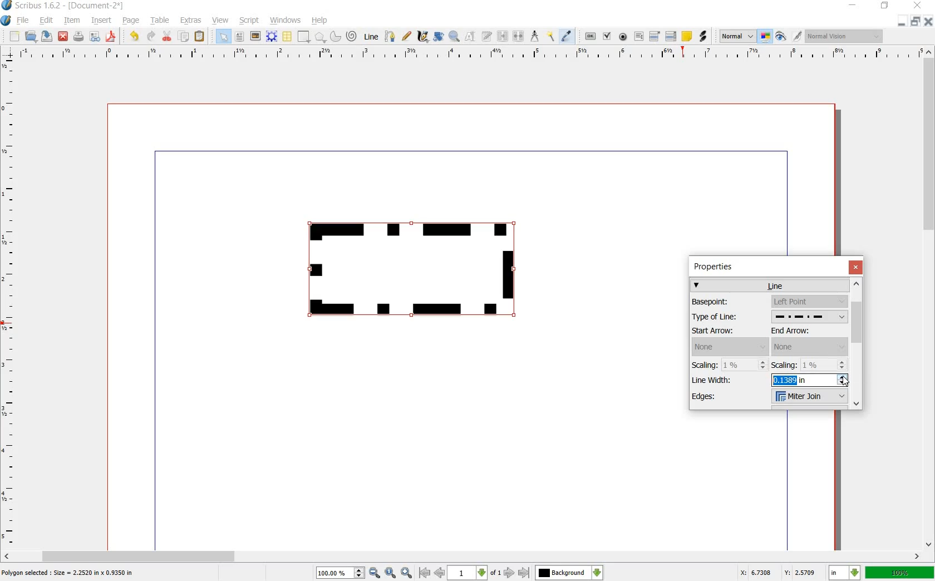 This screenshot has width=935, height=581. What do you see at coordinates (474, 573) in the screenshot?
I see `select current page` at bounding box center [474, 573].